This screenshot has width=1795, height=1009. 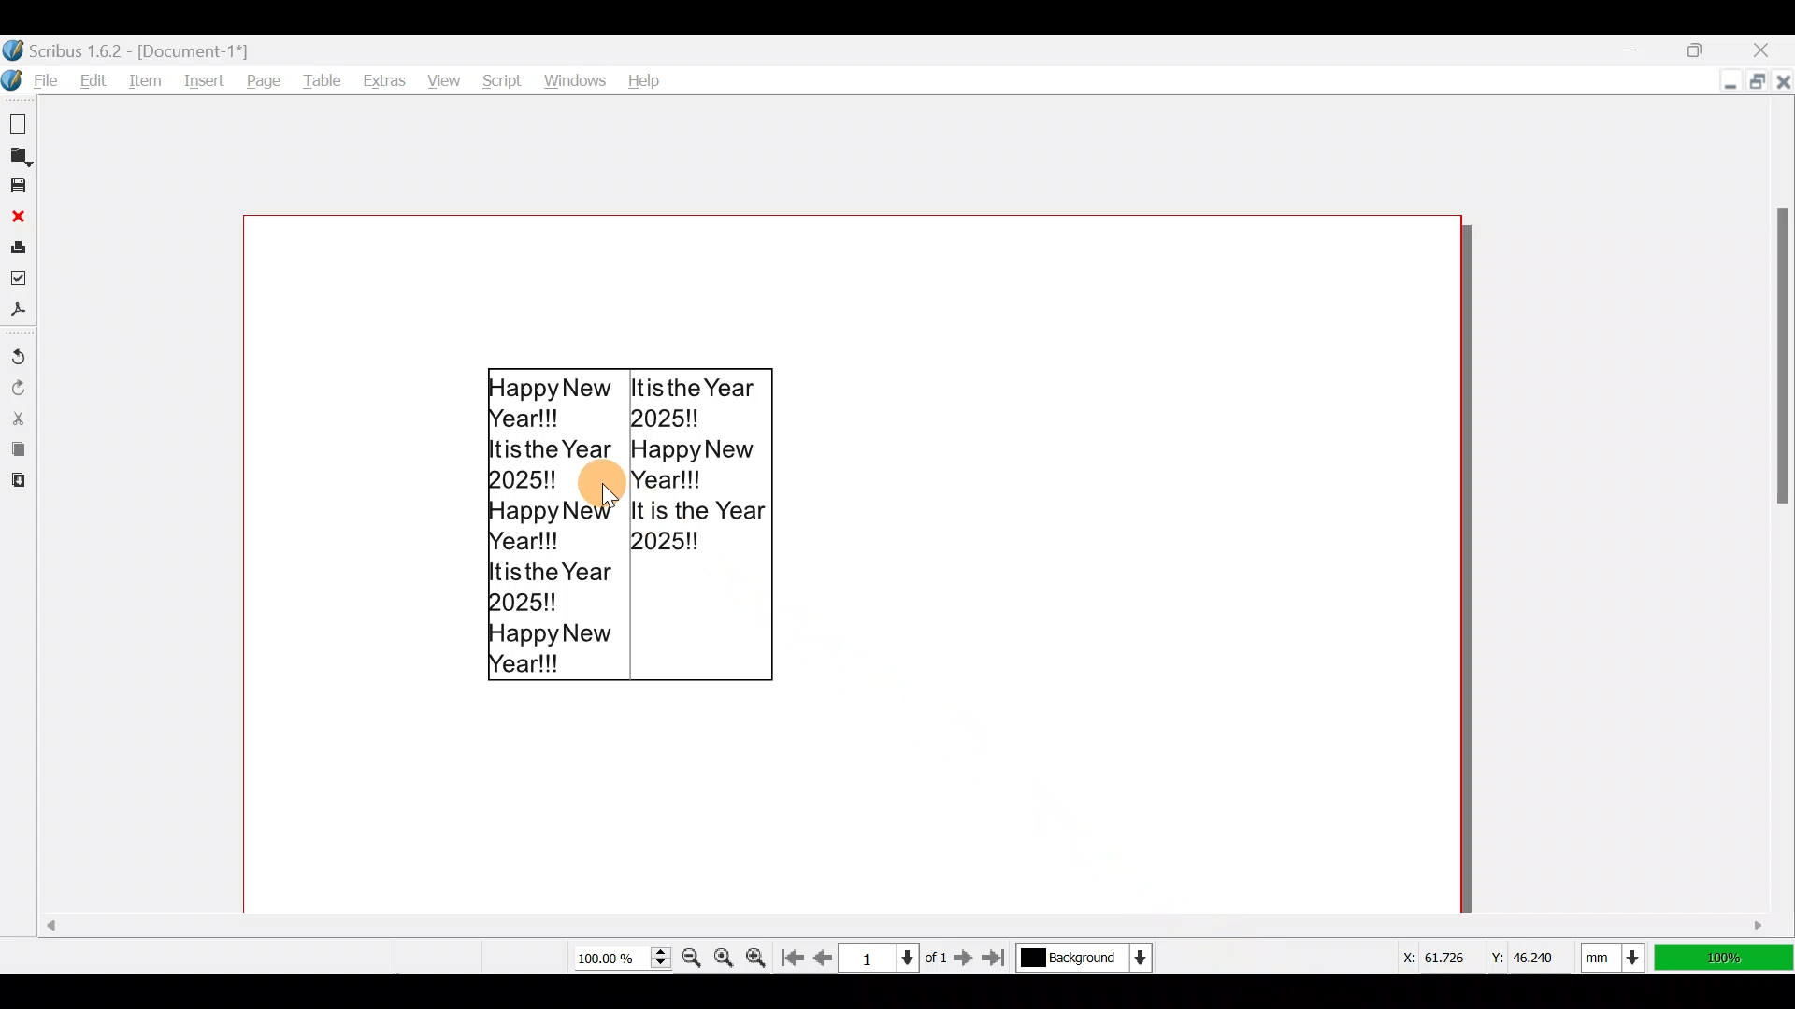 What do you see at coordinates (576, 76) in the screenshot?
I see `Windows` at bounding box center [576, 76].